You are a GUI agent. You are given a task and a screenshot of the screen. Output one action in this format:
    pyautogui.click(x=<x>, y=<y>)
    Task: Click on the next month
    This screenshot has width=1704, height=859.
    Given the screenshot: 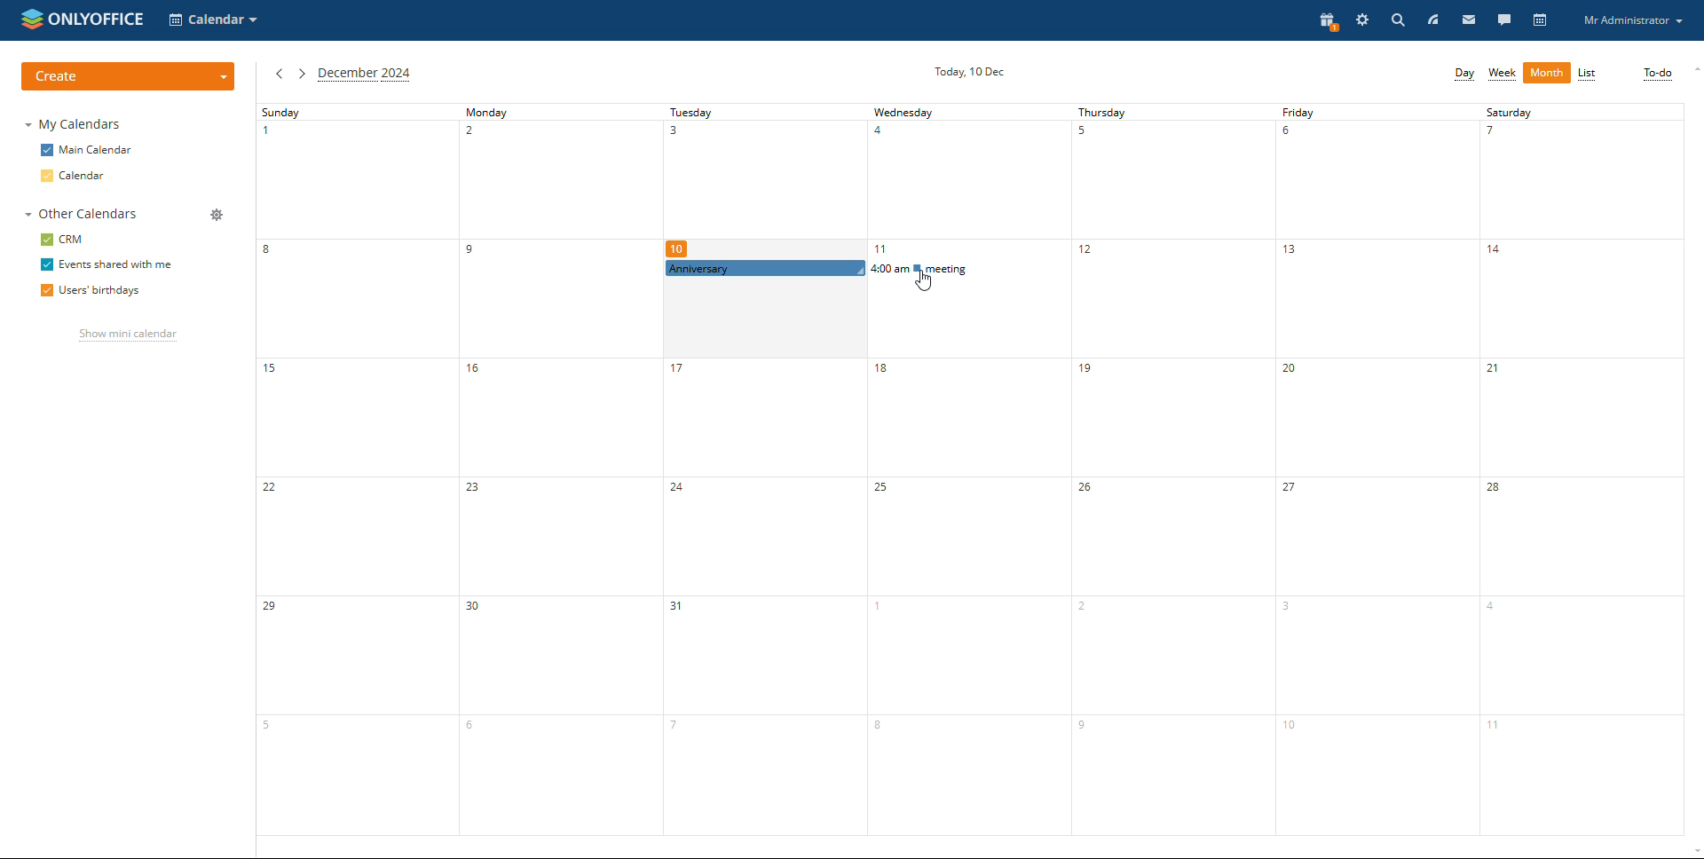 What is the action you would take?
    pyautogui.click(x=300, y=74)
    